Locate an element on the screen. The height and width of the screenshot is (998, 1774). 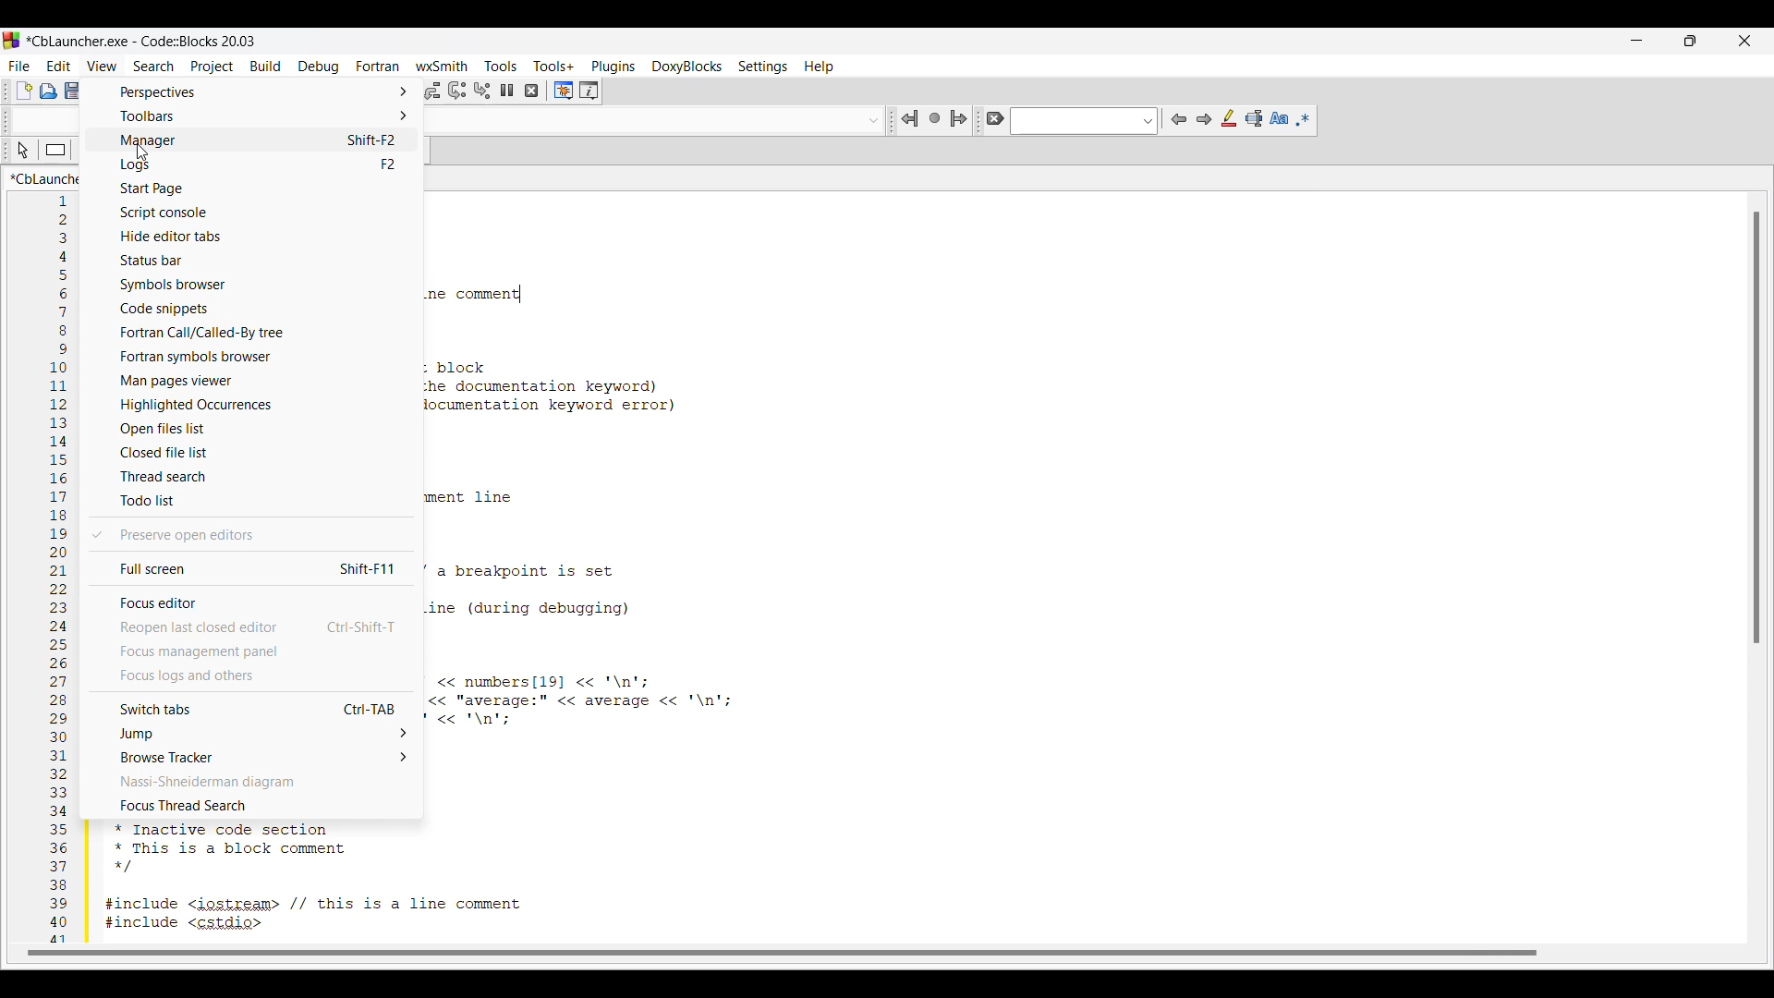
Nassi-Shneideman diagram is located at coordinates (253, 782).